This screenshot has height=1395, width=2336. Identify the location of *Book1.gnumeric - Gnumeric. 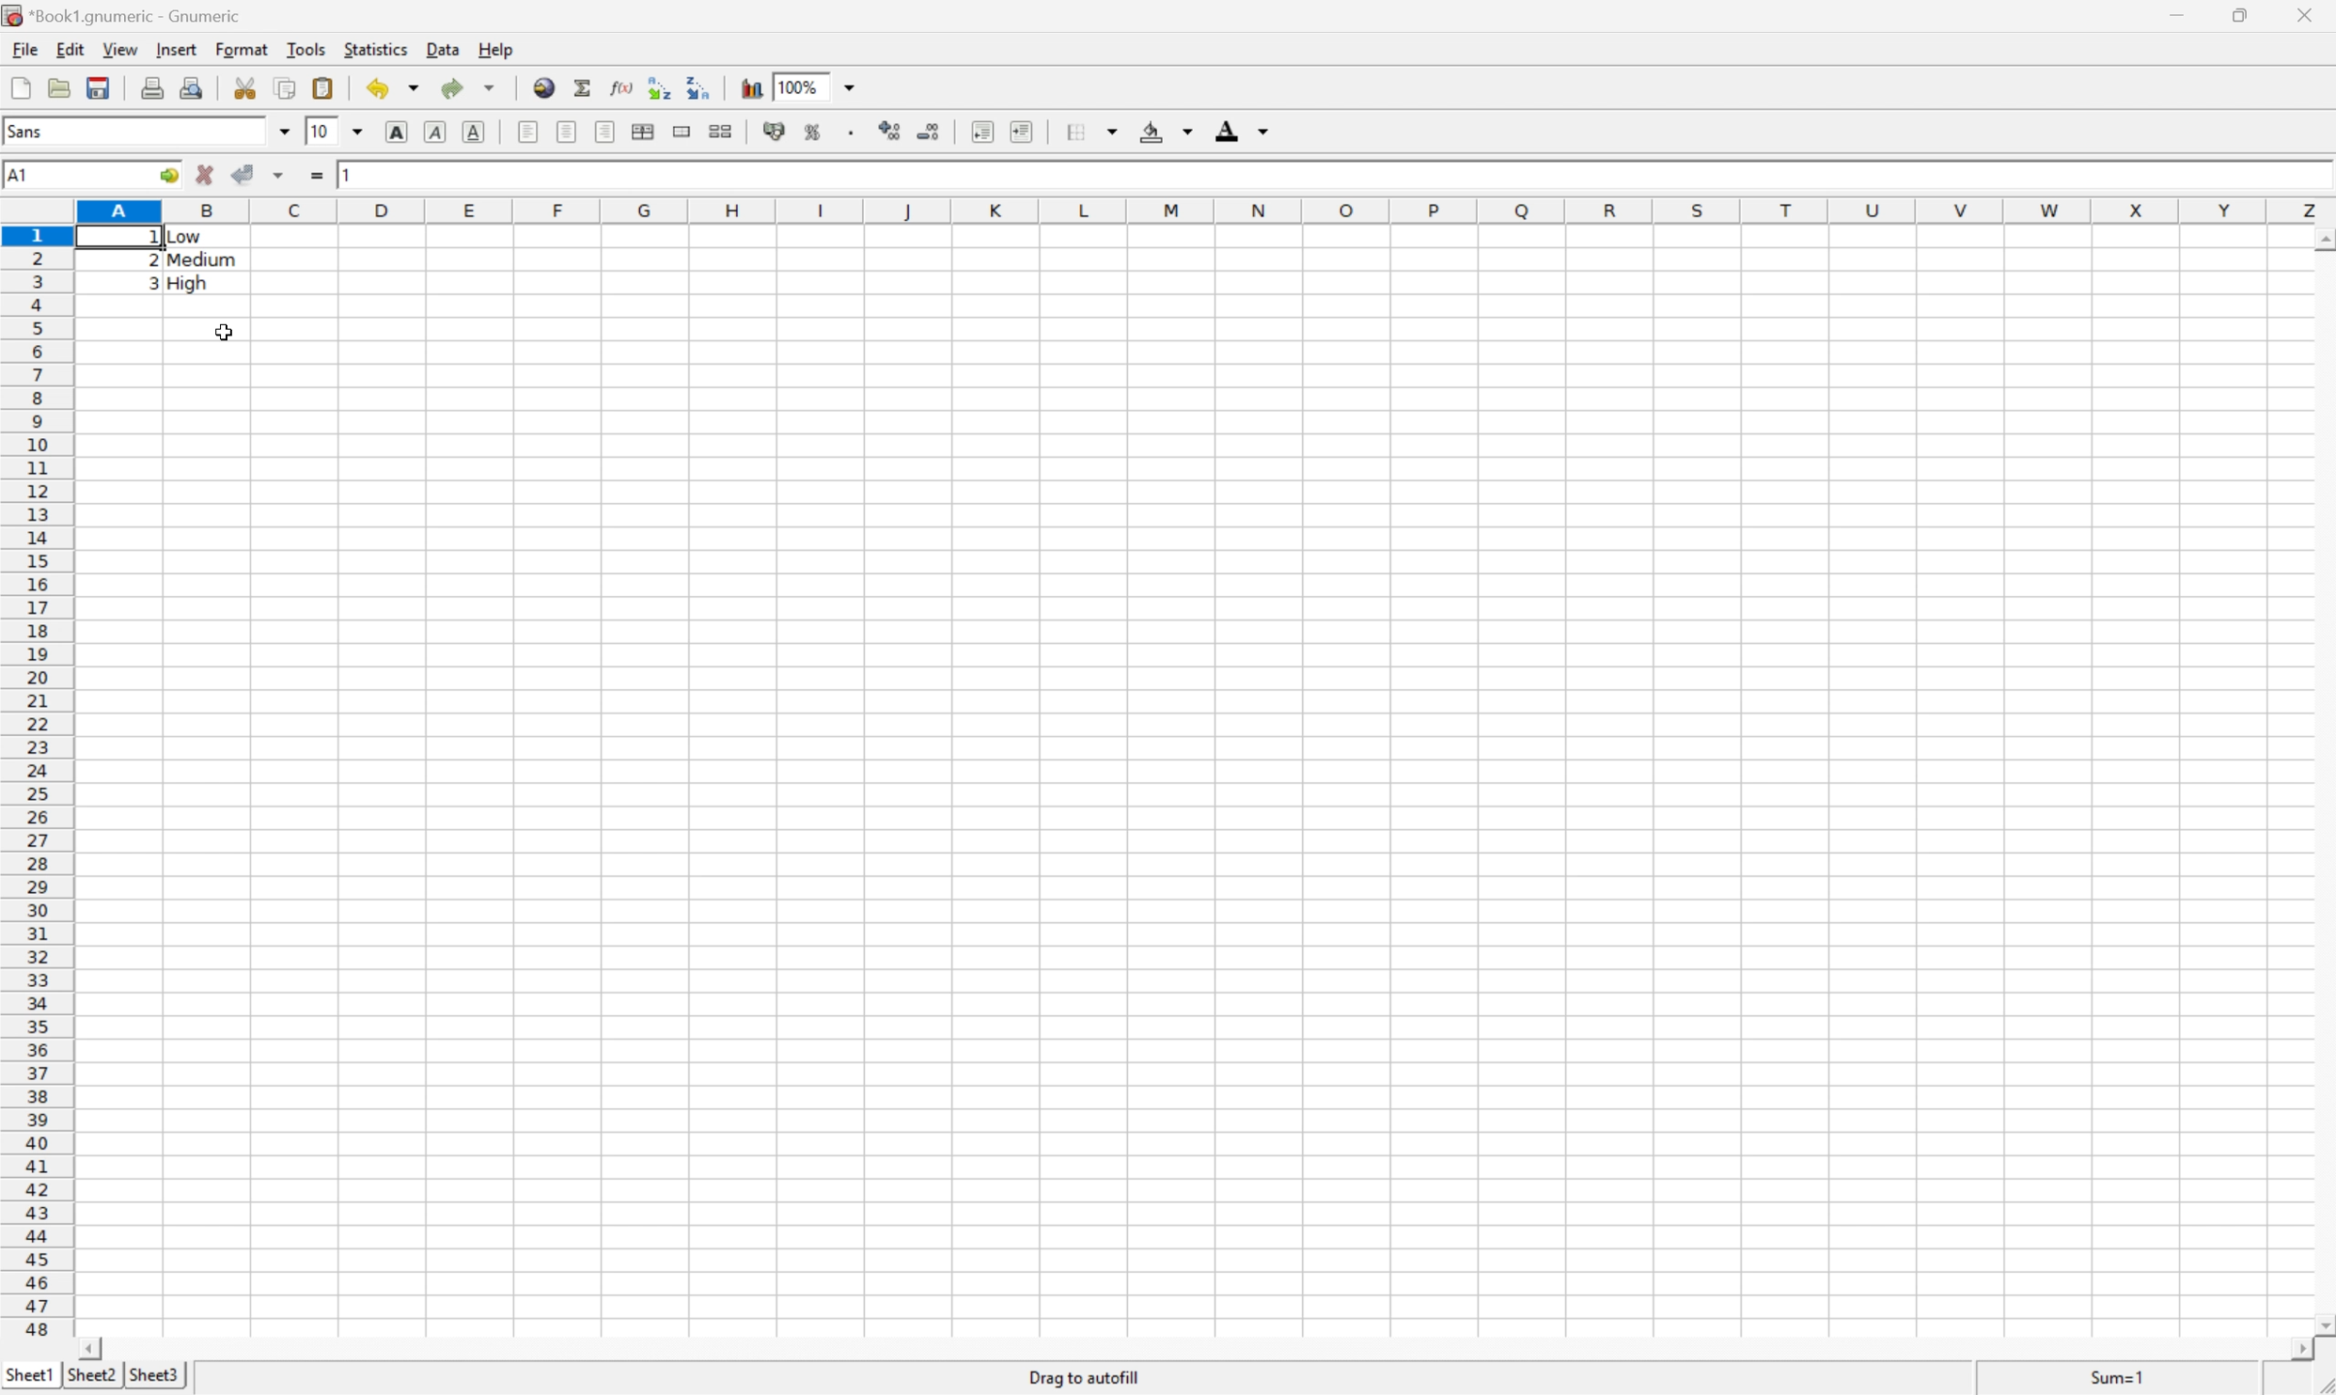
(126, 16).